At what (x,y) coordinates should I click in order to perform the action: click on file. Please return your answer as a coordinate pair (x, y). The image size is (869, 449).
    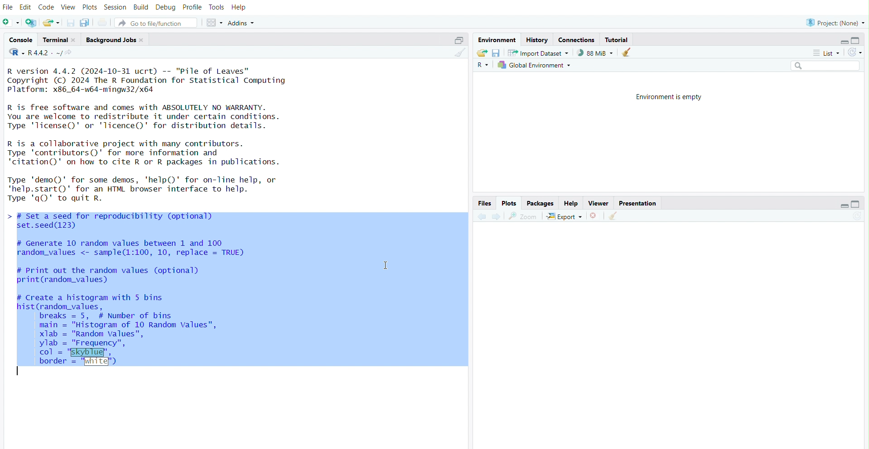
    Looking at the image, I should click on (7, 6).